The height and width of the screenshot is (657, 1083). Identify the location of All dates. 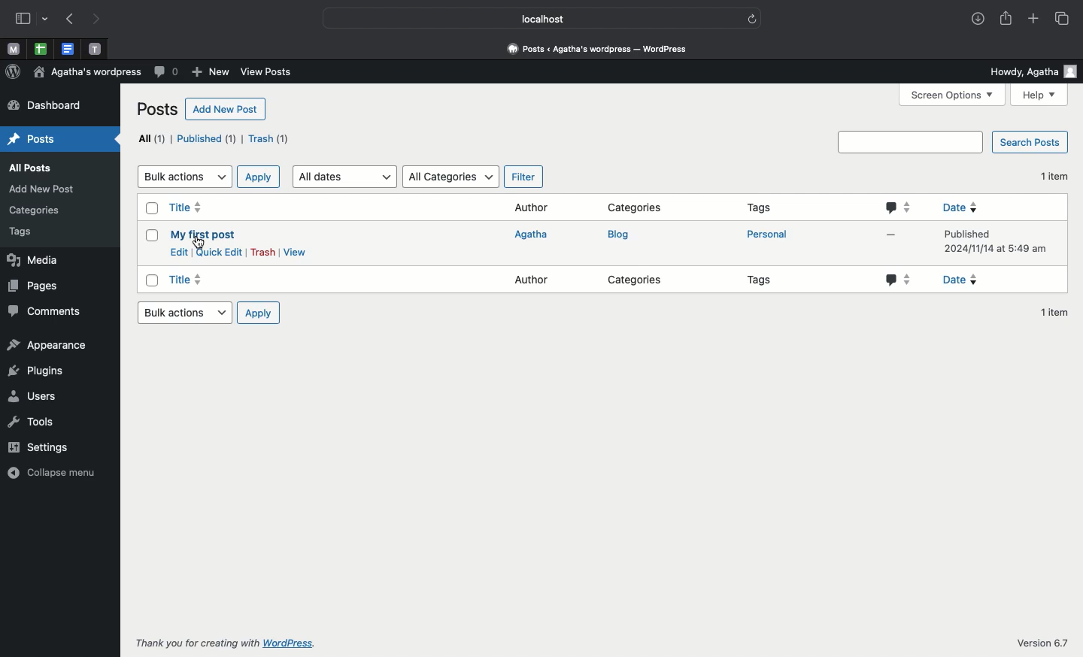
(346, 177).